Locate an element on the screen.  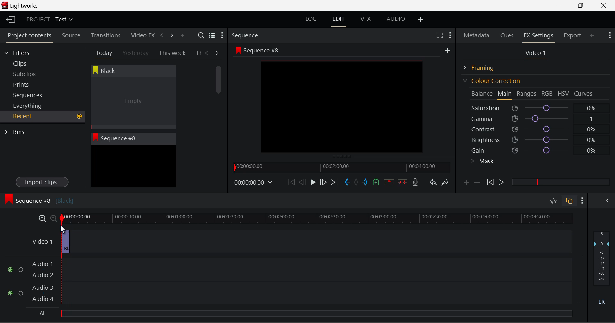
Mark Out is located at coordinates (366, 183).